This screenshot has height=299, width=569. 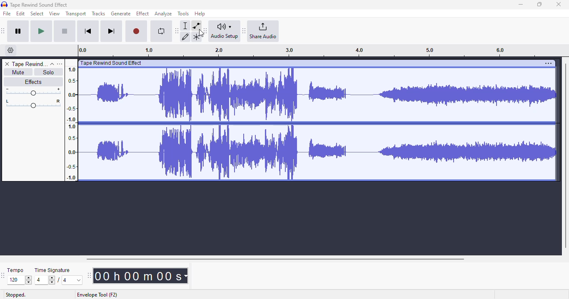 I want to click on settings, so click(x=548, y=63).